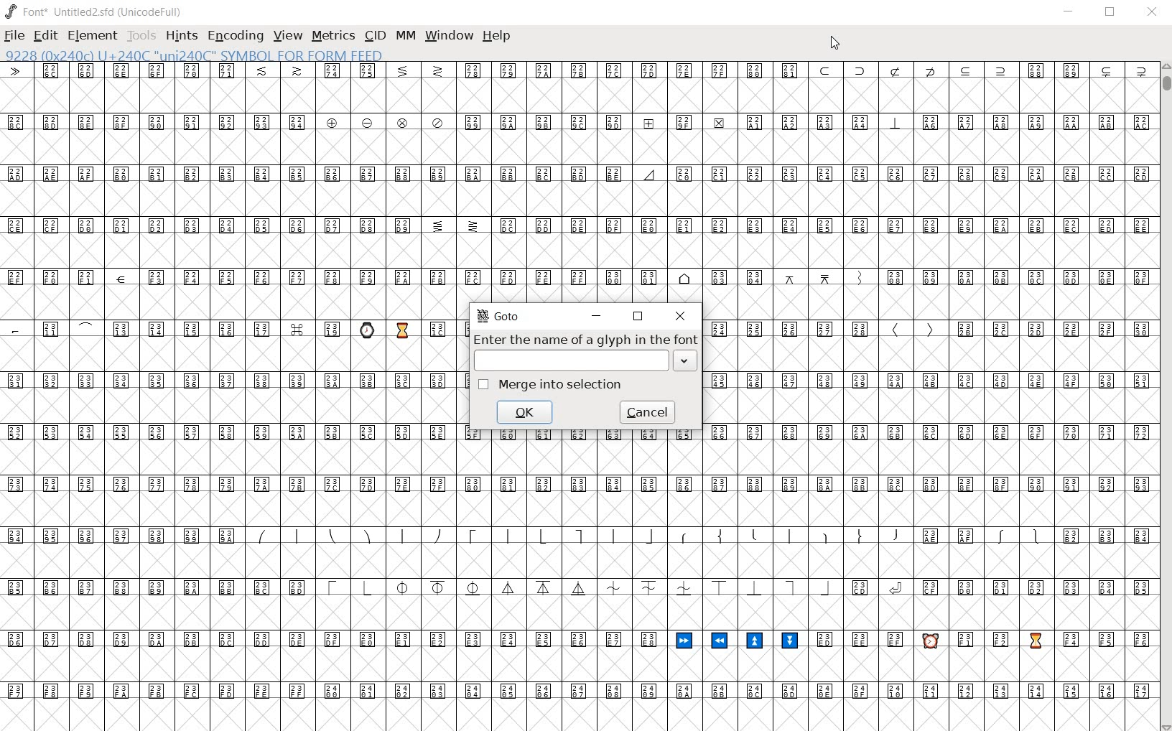 The image size is (1172, 731). What do you see at coordinates (929, 346) in the screenshot?
I see `glyphs characters` at bounding box center [929, 346].